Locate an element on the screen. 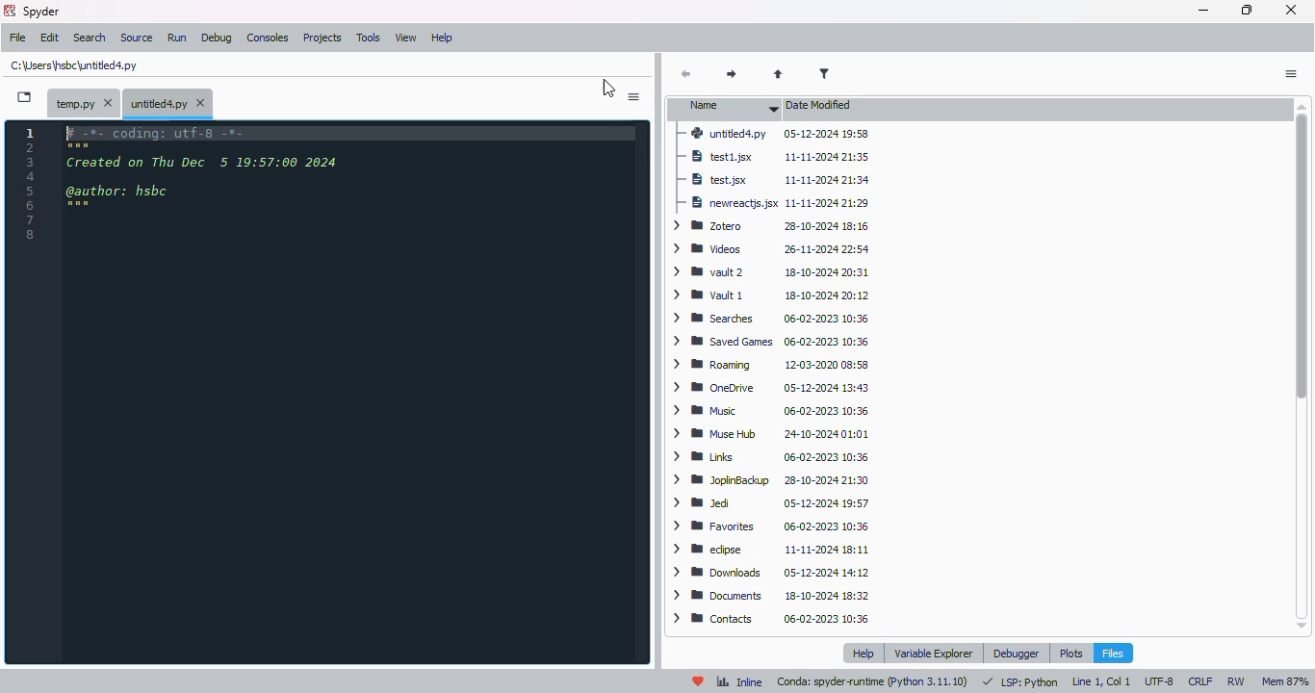  conda: spyder-runtime (python 3. 11. 10) is located at coordinates (874, 682).